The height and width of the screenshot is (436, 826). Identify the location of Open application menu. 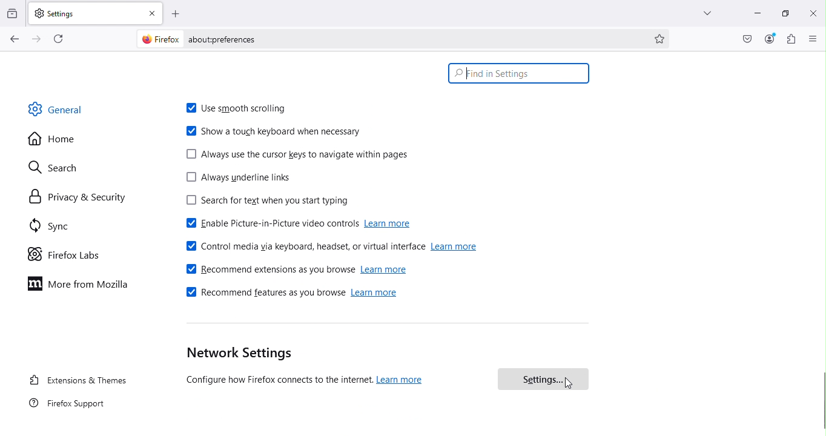
(813, 38).